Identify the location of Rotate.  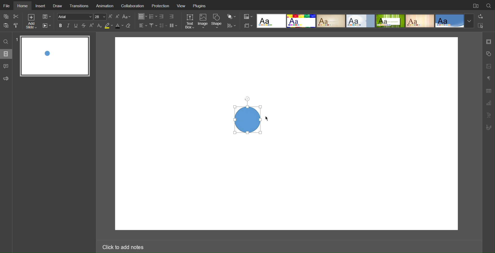
(247, 98).